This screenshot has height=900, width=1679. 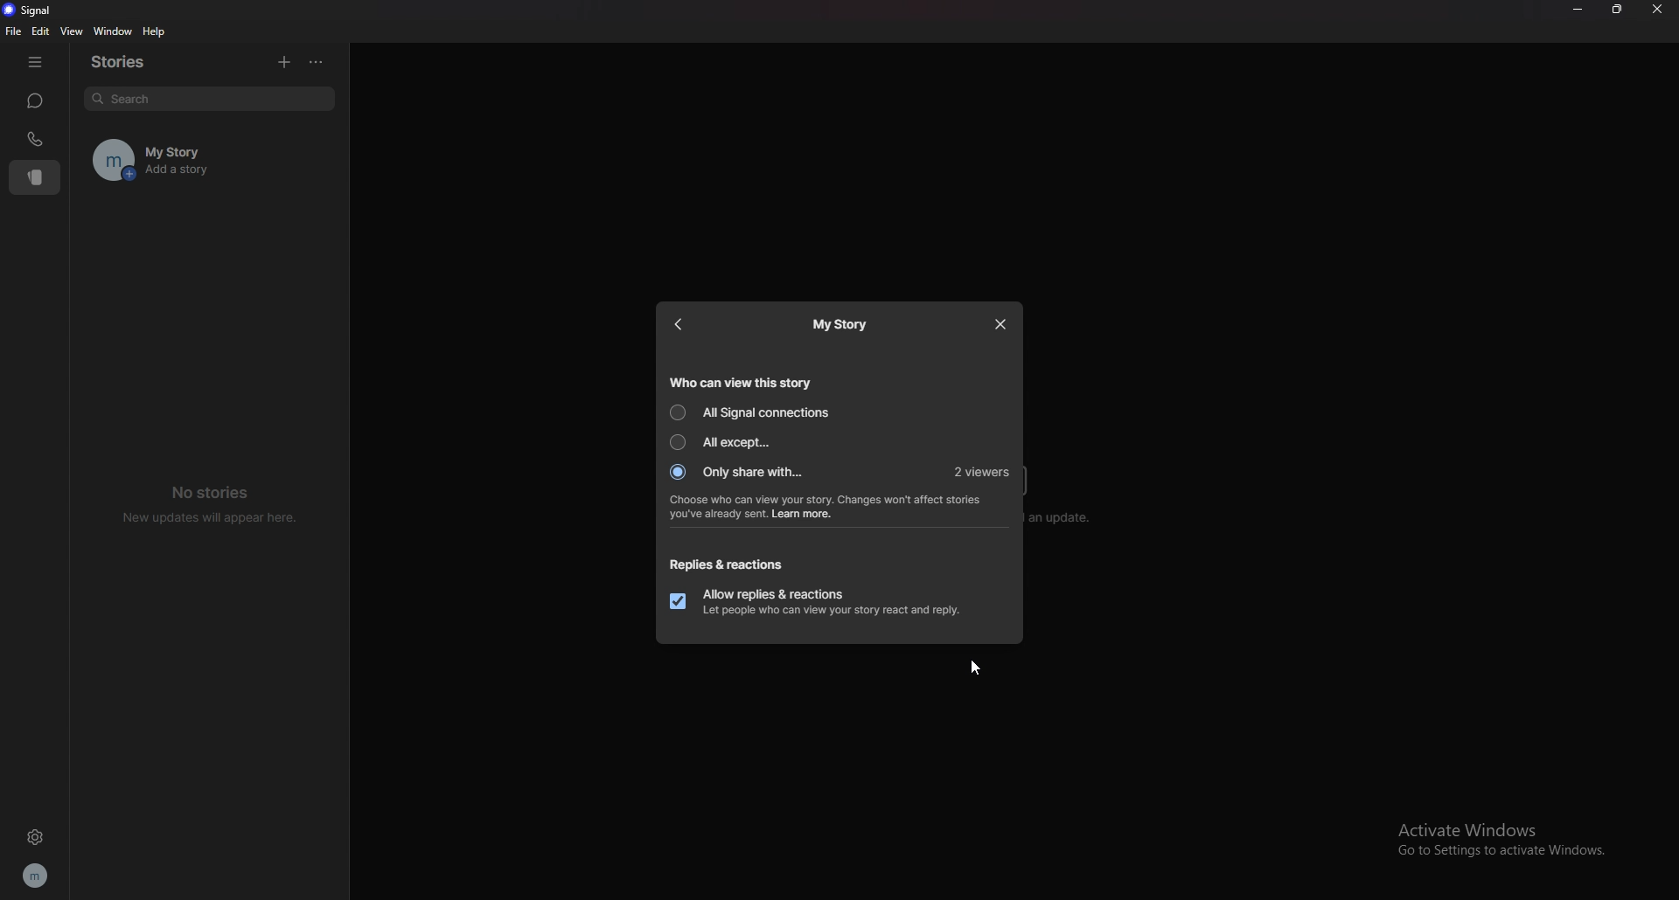 I want to click on calls, so click(x=34, y=139).